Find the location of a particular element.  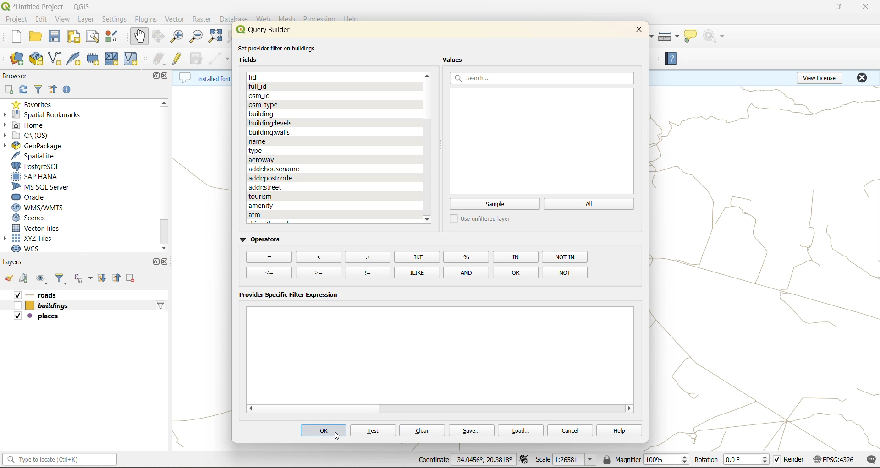

wcs is located at coordinates (32, 250).